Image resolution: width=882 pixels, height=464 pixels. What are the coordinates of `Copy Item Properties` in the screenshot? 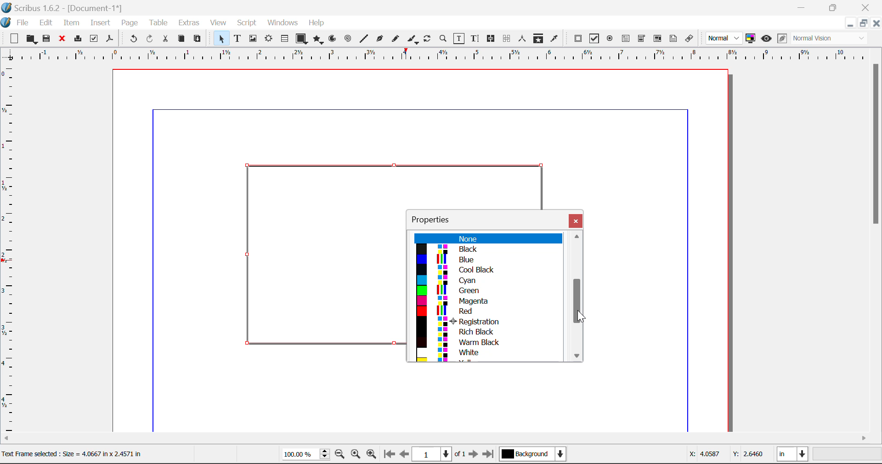 It's located at (538, 39).